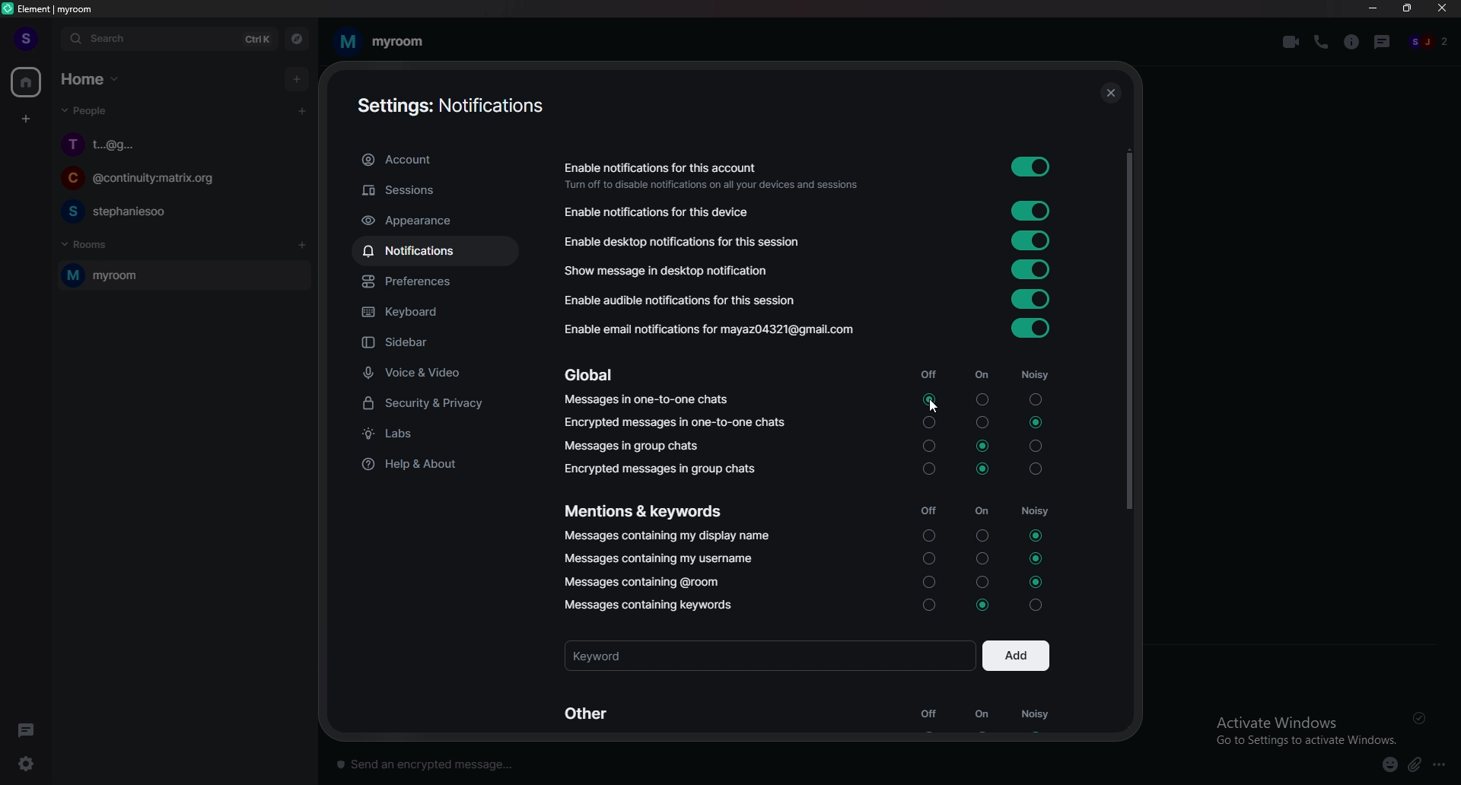 The height and width of the screenshot is (785, 1461). I want to click on attachment, so click(1415, 765).